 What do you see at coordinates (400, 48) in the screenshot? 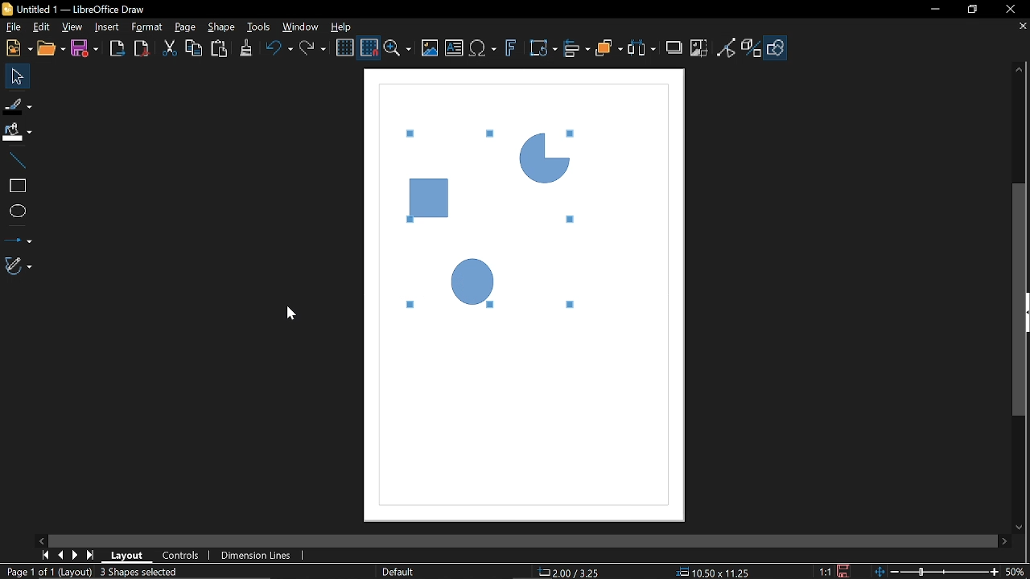
I see `Zoom` at bounding box center [400, 48].